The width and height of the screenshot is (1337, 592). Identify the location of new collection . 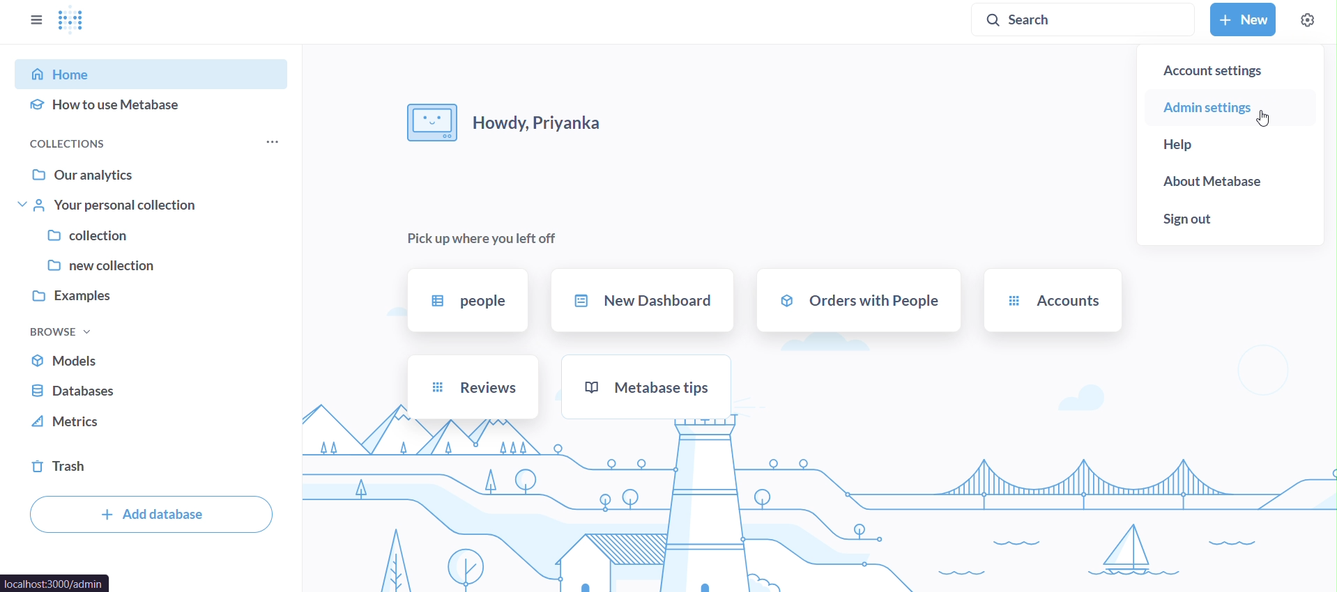
(150, 267).